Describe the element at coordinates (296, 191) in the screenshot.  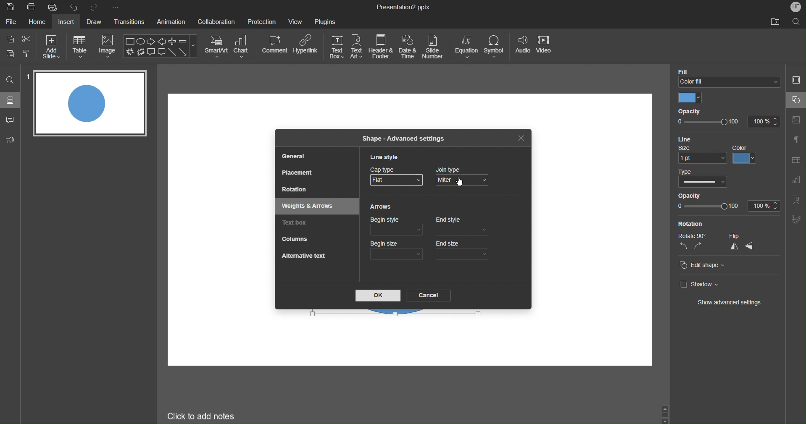
I see `Rotation` at that location.